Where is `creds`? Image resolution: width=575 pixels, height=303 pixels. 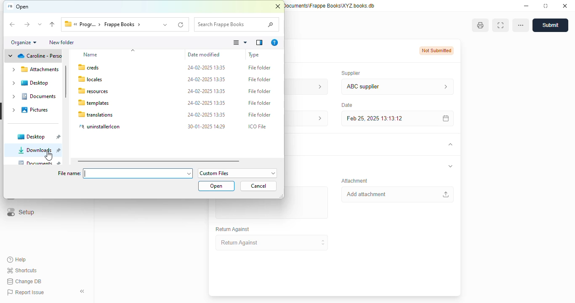 creds is located at coordinates (89, 67).